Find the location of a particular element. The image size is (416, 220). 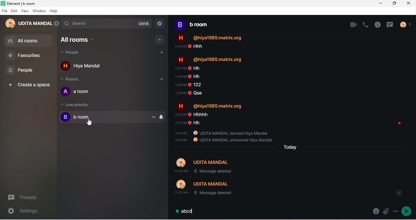

close is located at coordinates (410, 4).